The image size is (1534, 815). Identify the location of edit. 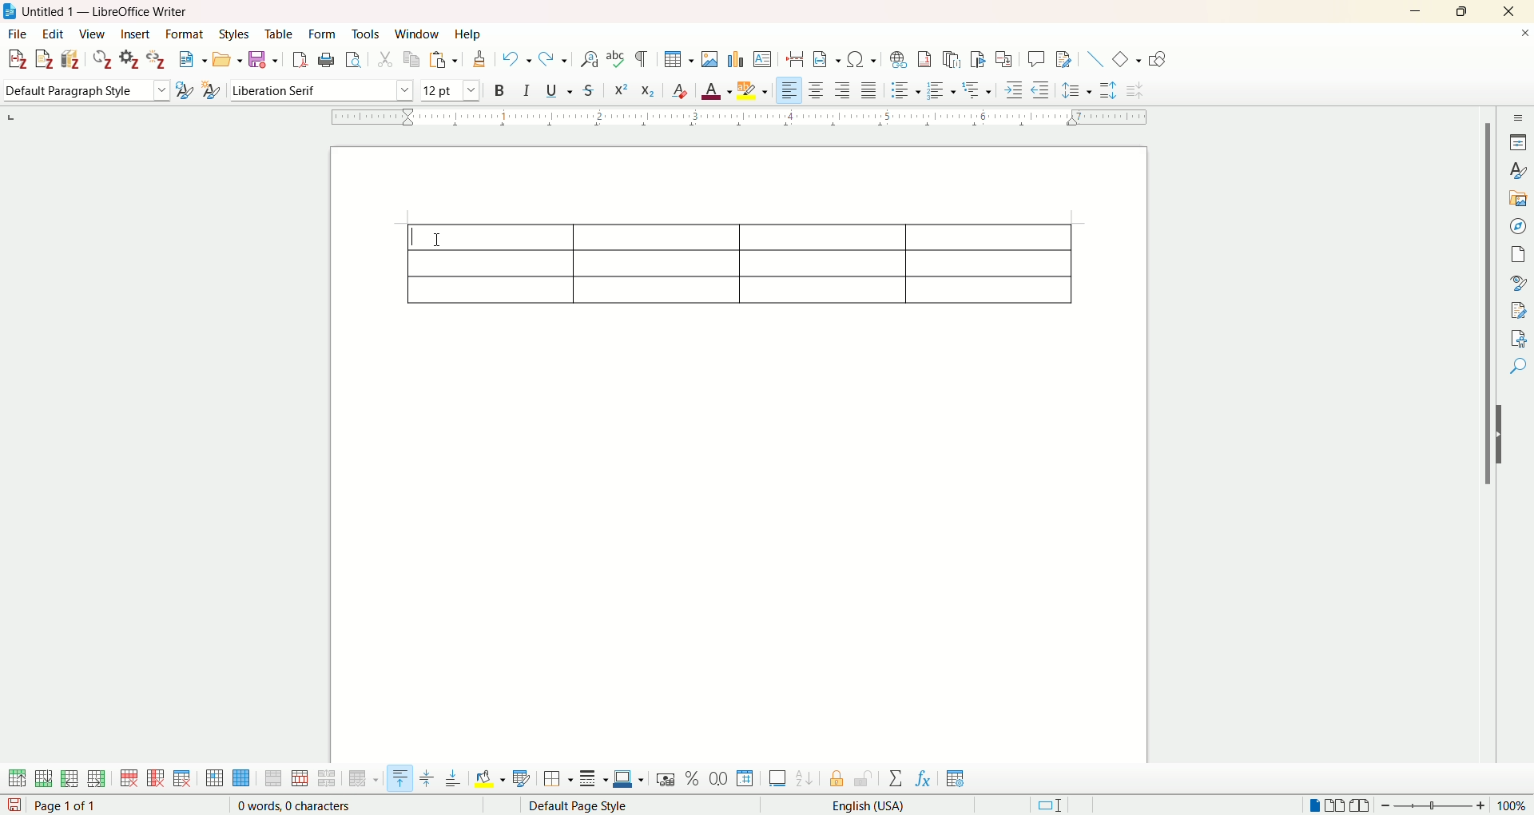
(55, 33).